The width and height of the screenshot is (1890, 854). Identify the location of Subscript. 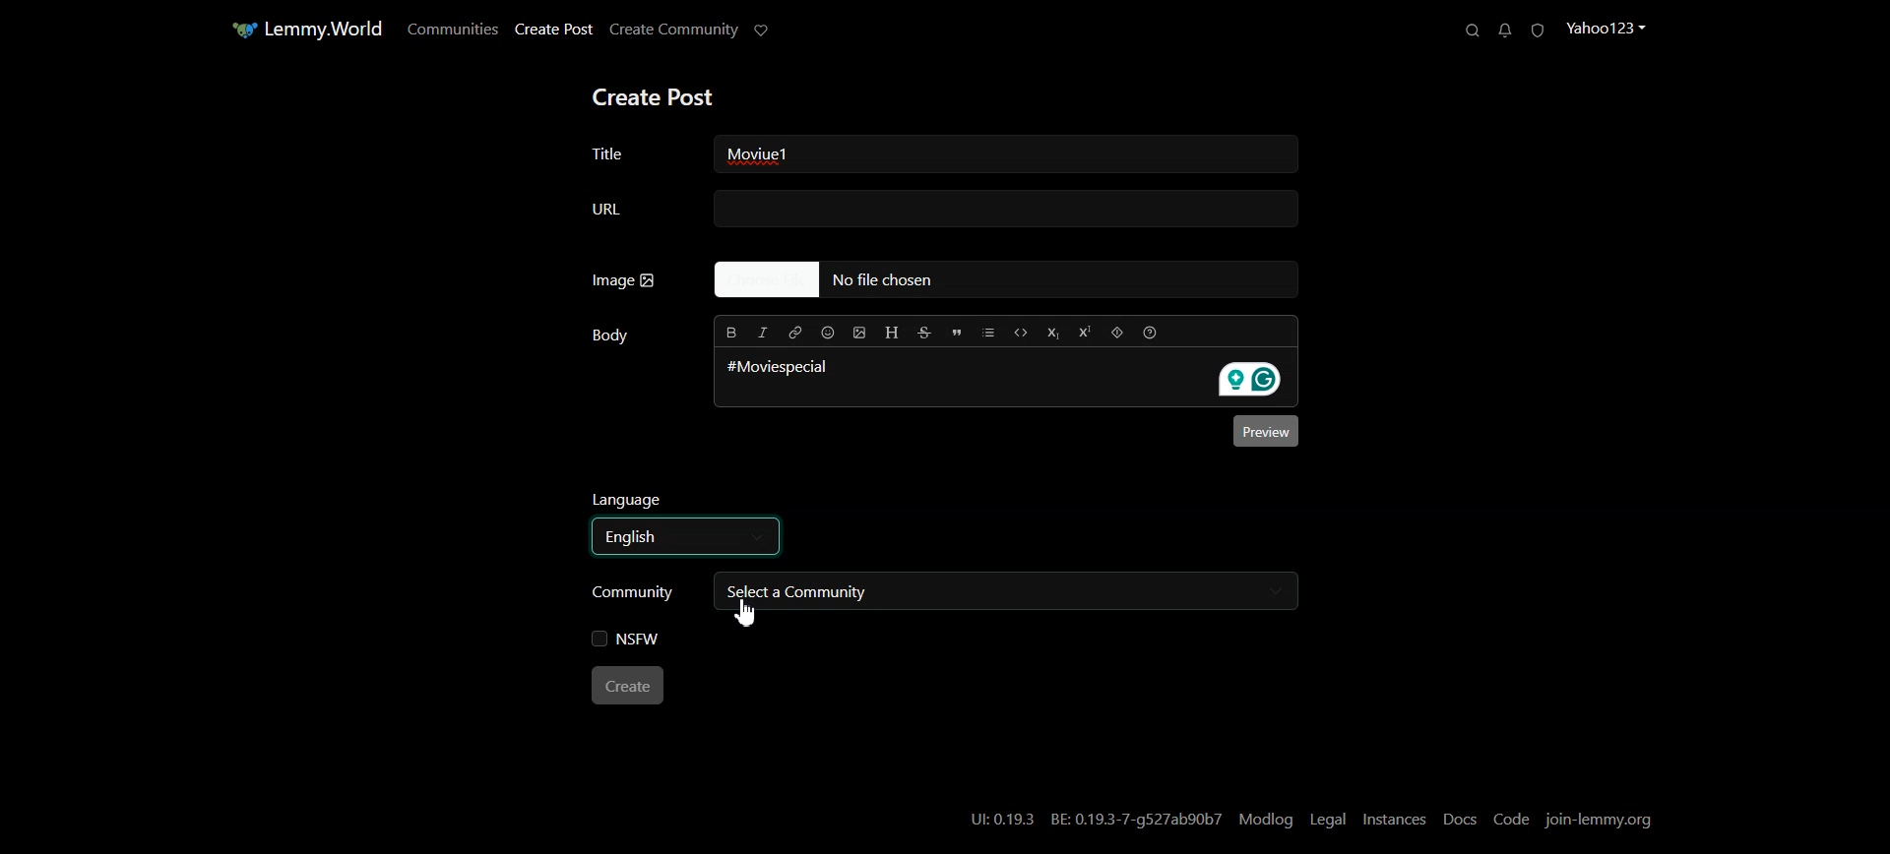
(1054, 333).